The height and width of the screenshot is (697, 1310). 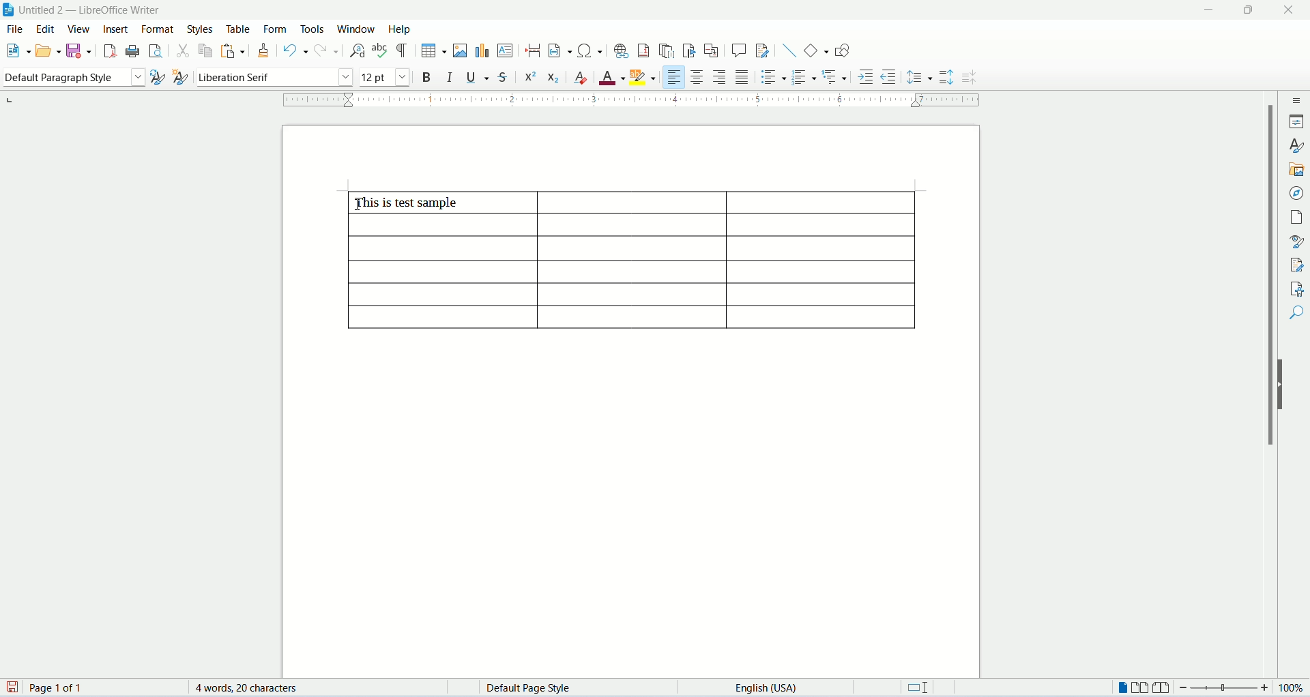 I want to click on ruler, so click(x=631, y=100).